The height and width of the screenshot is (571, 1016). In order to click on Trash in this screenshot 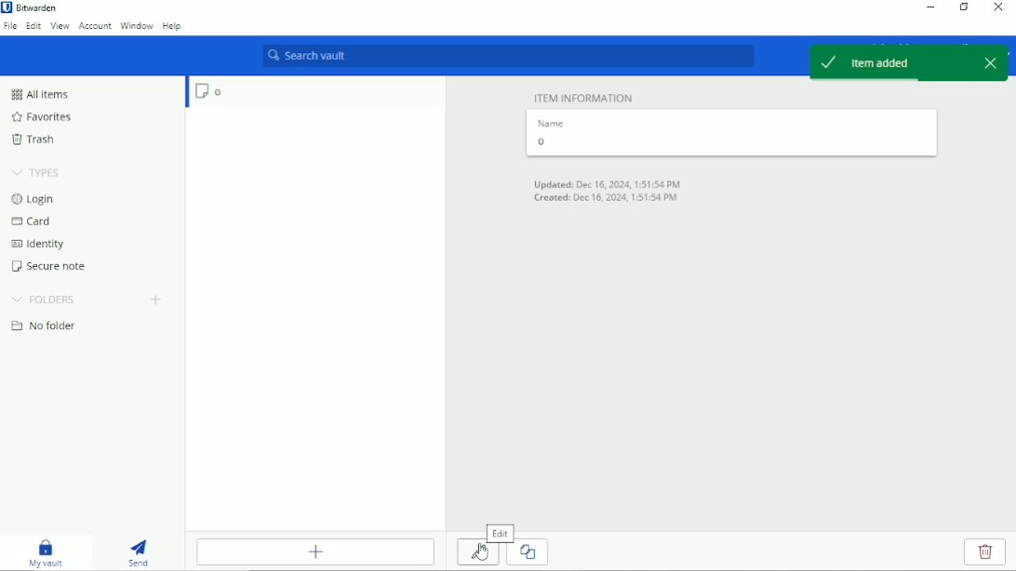, I will do `click(33, 139)`.